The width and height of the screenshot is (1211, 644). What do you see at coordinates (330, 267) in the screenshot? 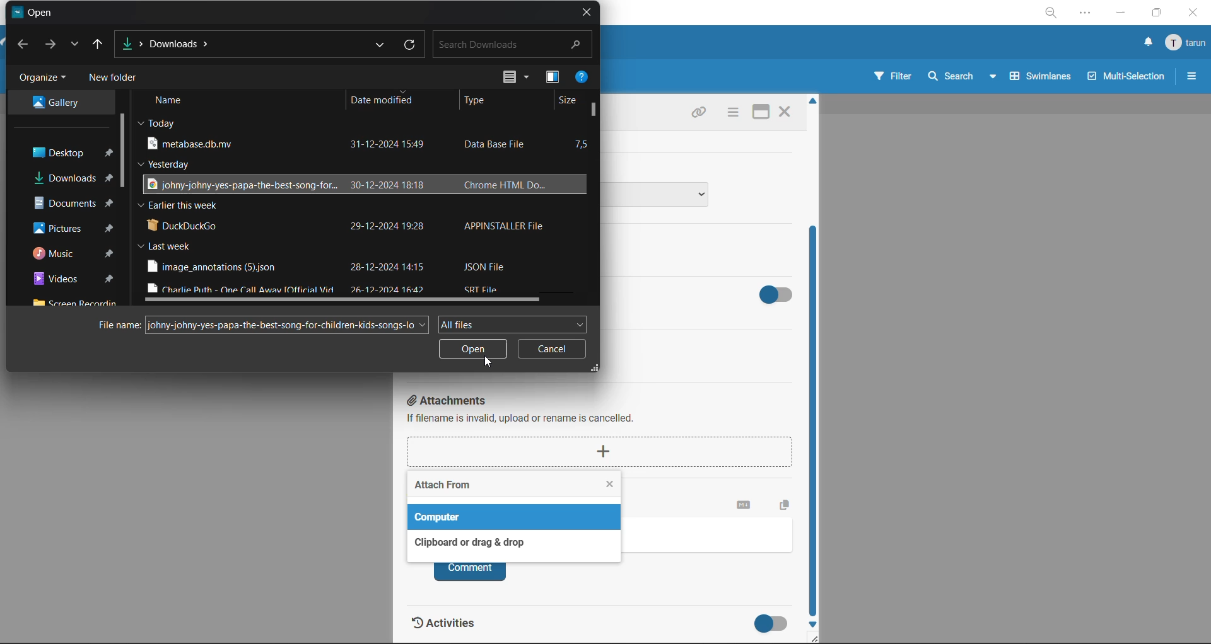
I see `file with date and type` at bounding box center [330, 267].